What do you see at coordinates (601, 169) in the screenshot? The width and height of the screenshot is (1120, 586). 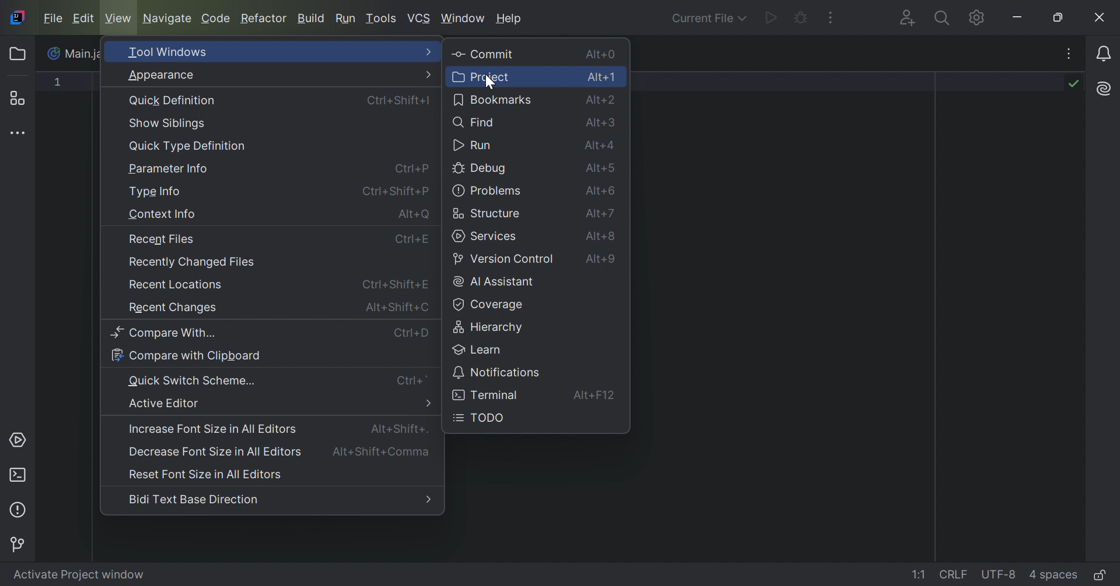 I see `Alt+5` at bounding box center [601, 169].